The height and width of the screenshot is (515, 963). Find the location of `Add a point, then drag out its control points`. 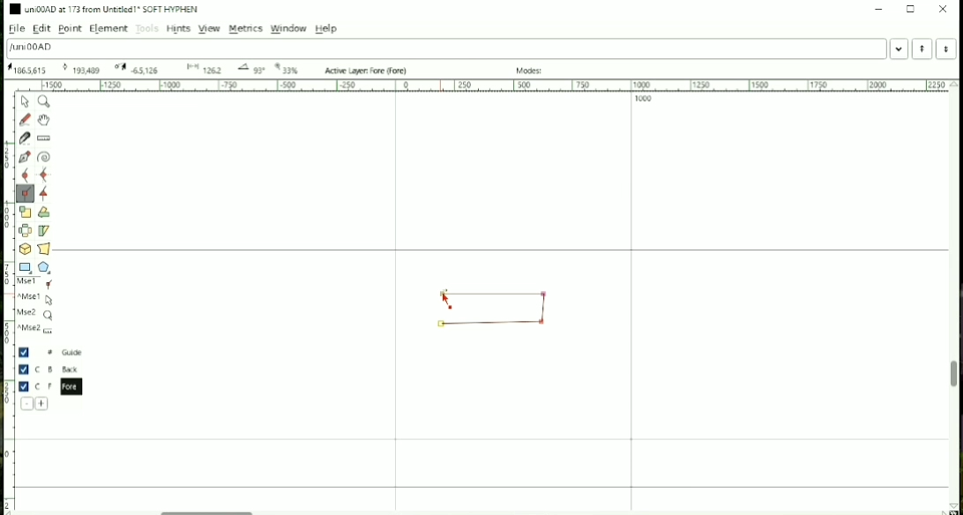

Add a point, then drag out its control points is located at coordinates (26, 157).